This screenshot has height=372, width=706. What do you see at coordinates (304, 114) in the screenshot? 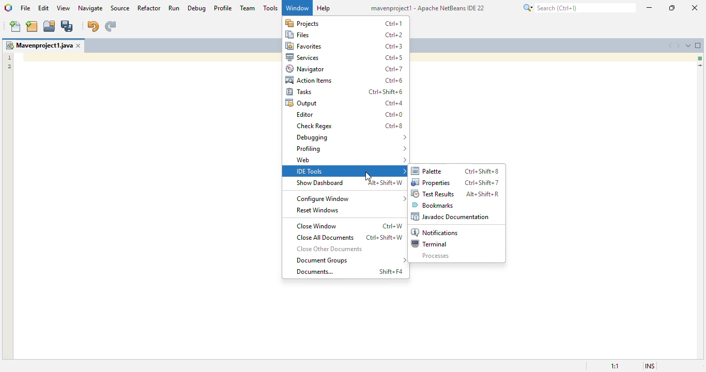
I see `editor` at bounding box center [304, 114].